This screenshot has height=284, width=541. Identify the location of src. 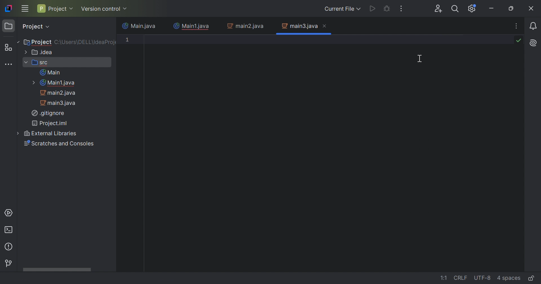
(37, 62).